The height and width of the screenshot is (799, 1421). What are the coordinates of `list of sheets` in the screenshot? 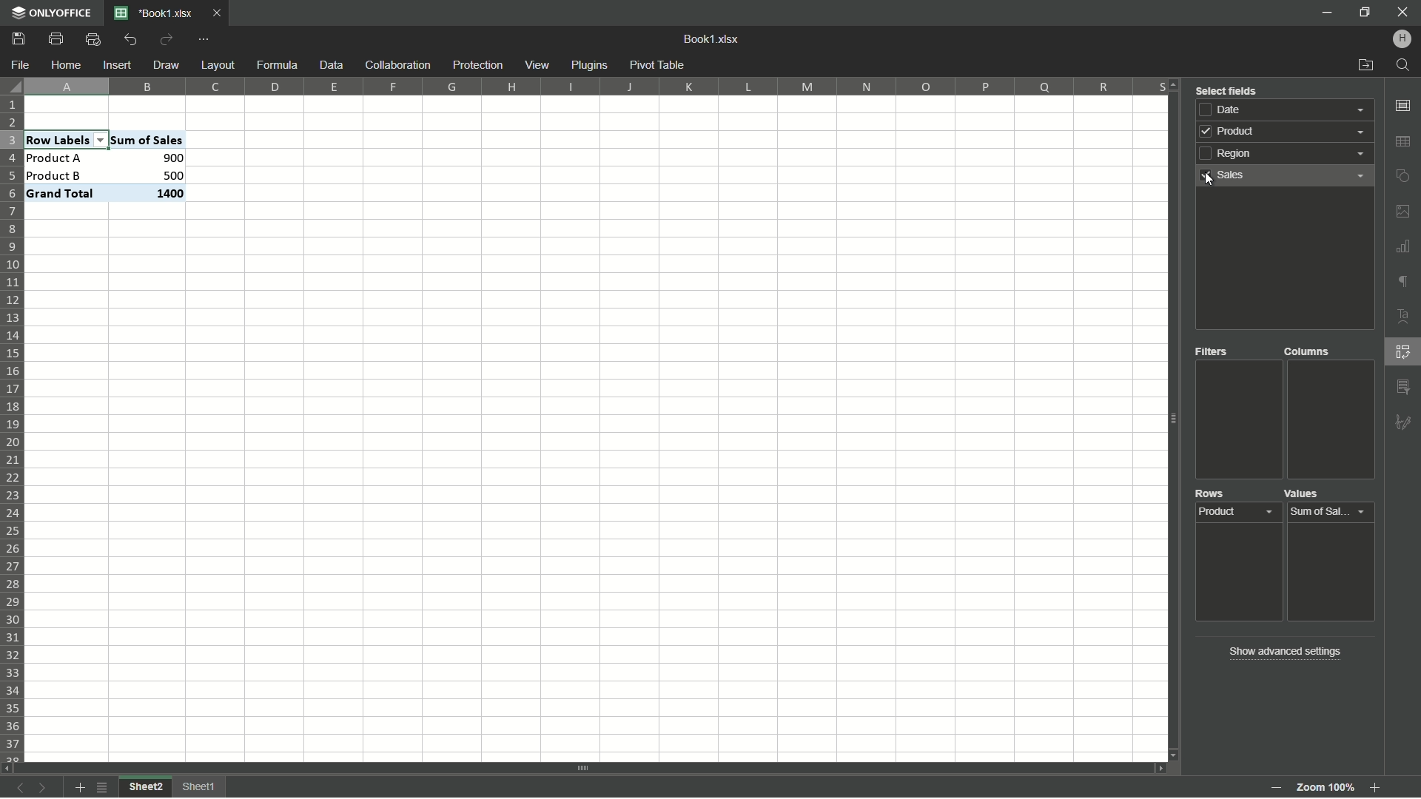 It's located at (104, 786).